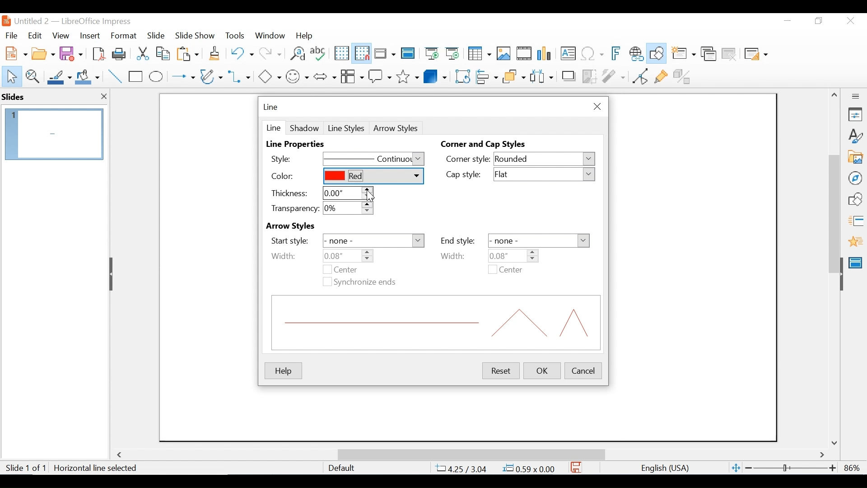  What do you see at coordinates (459, 256) in the screenshot?
I see `Width` at bounding box center [459, 256].